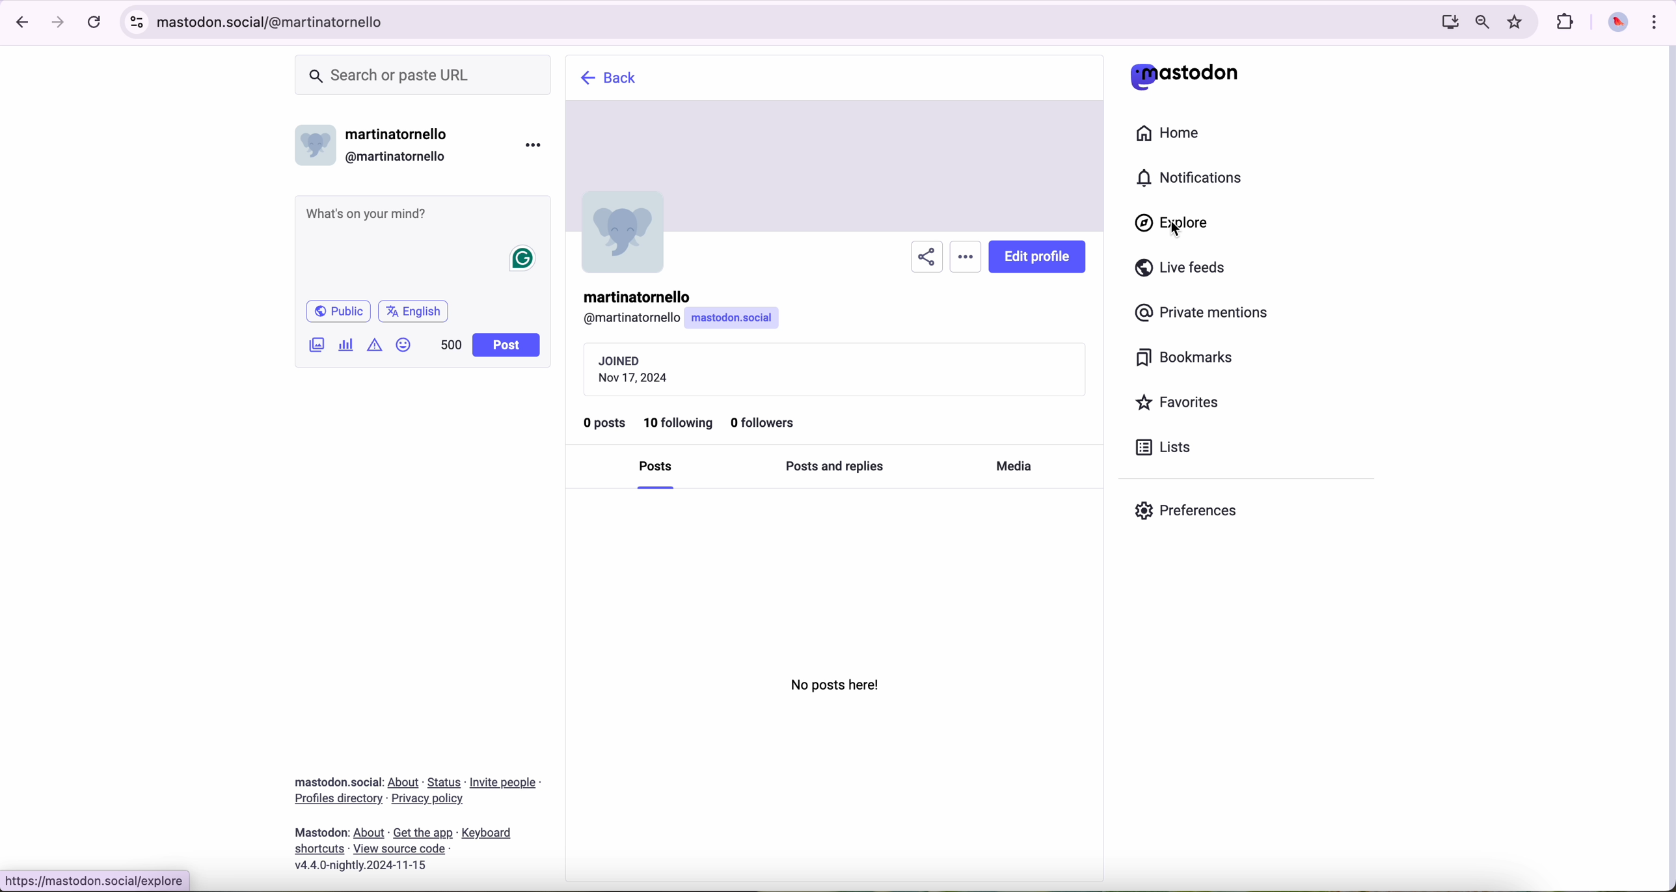 The image size is (1676, 892). I want to click on link, so click(445, 783).